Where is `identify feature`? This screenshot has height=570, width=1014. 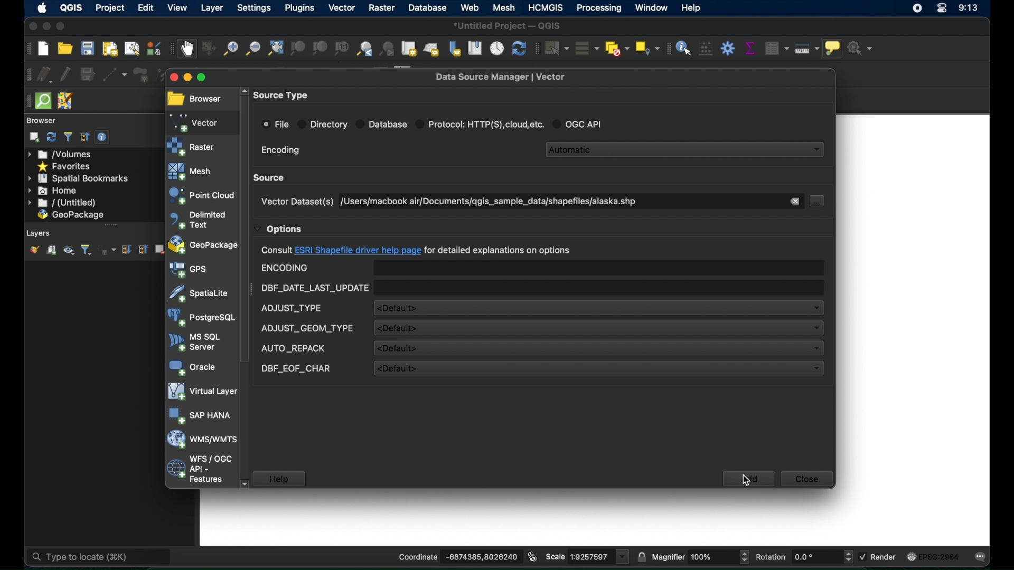 identify feature is located at coordinates (683, 48).